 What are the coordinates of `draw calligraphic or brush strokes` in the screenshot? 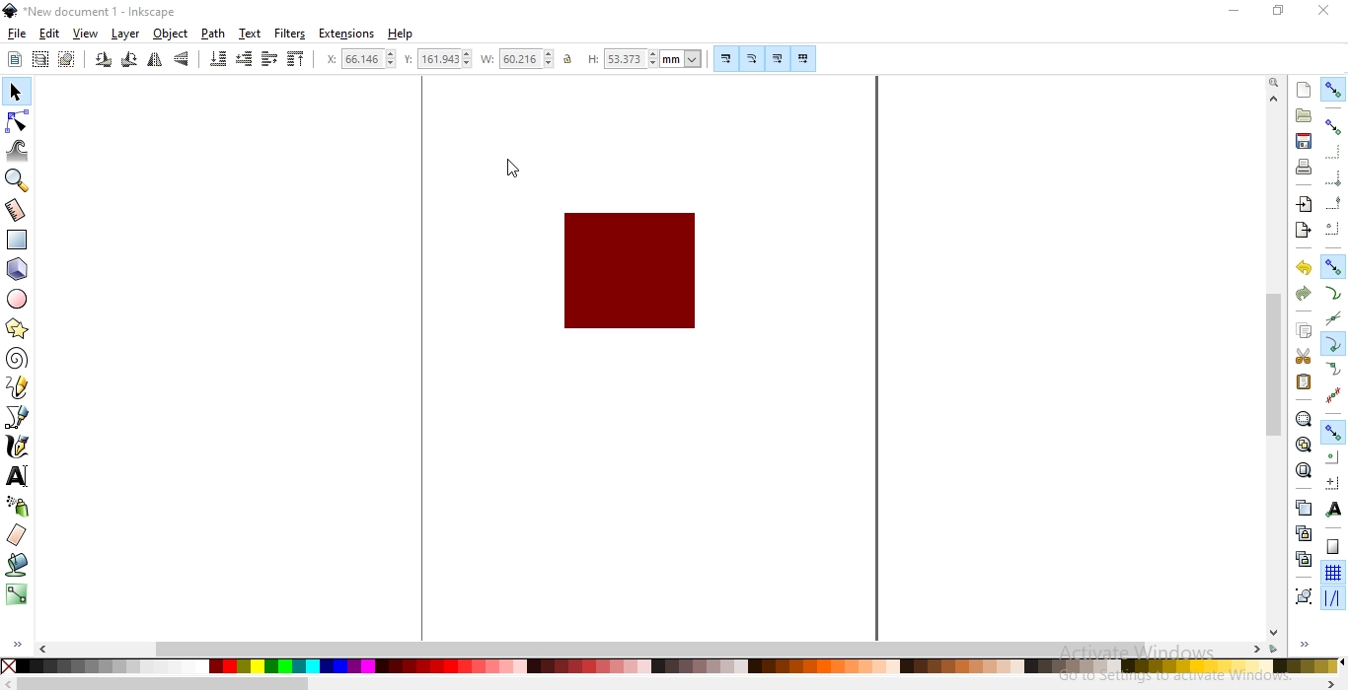 It's located at (16, 447).